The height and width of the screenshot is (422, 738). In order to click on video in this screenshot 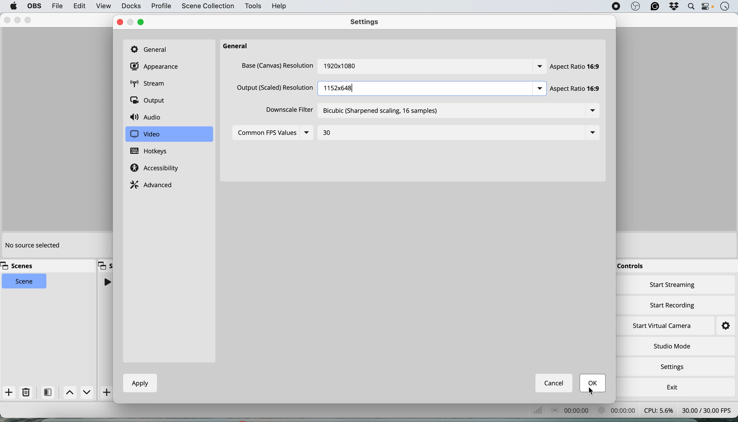, I will do `click(145, 134)`.